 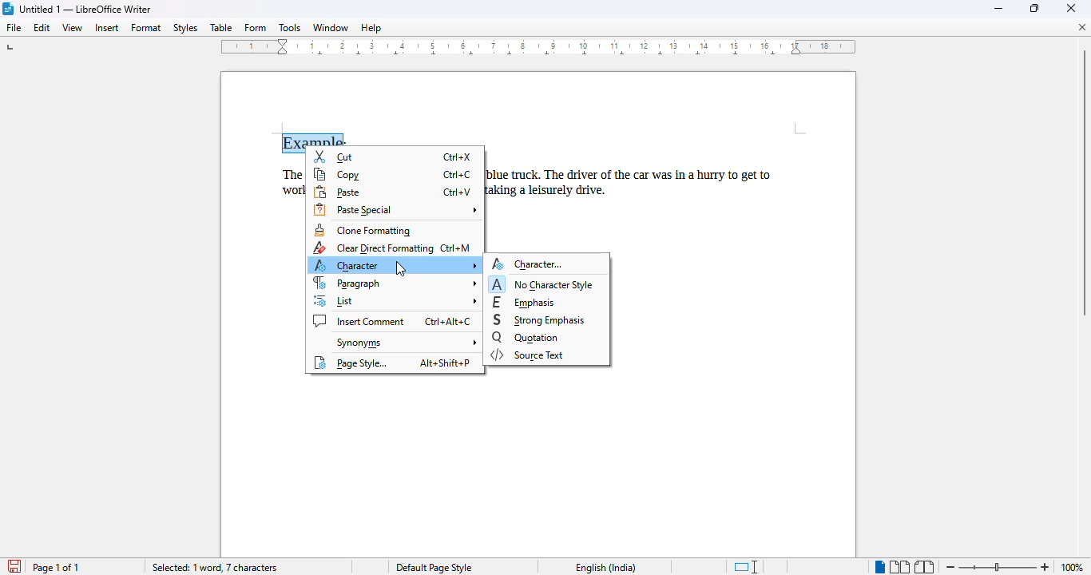 What do you see at coordinates (542, 50) in the screenshot?
I see `ruler` at bounding box center [542, 50].